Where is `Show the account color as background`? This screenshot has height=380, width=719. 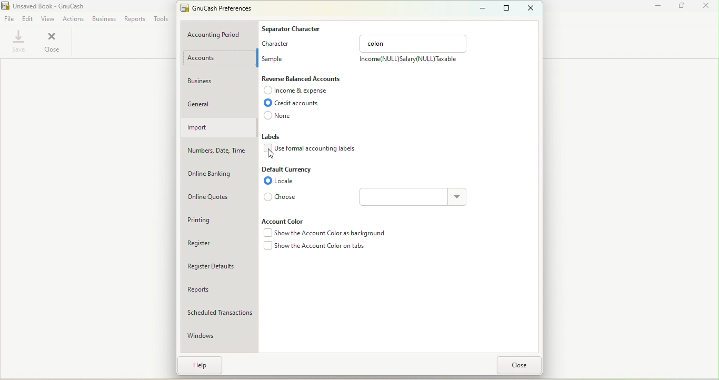 Show the account color as background is located at coordinates (323, 234).